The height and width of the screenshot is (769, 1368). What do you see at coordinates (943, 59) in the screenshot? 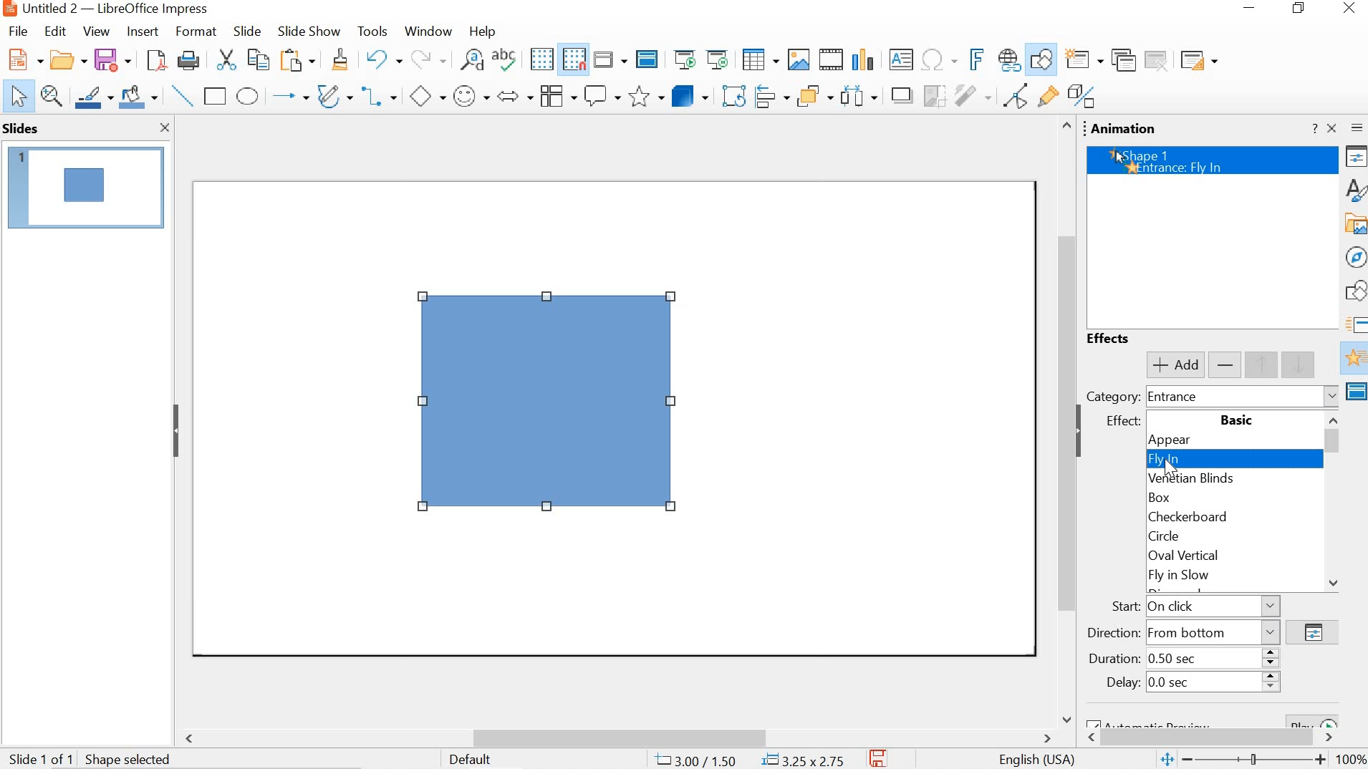
I see `insert special characters` at bounding box center [943, 59].